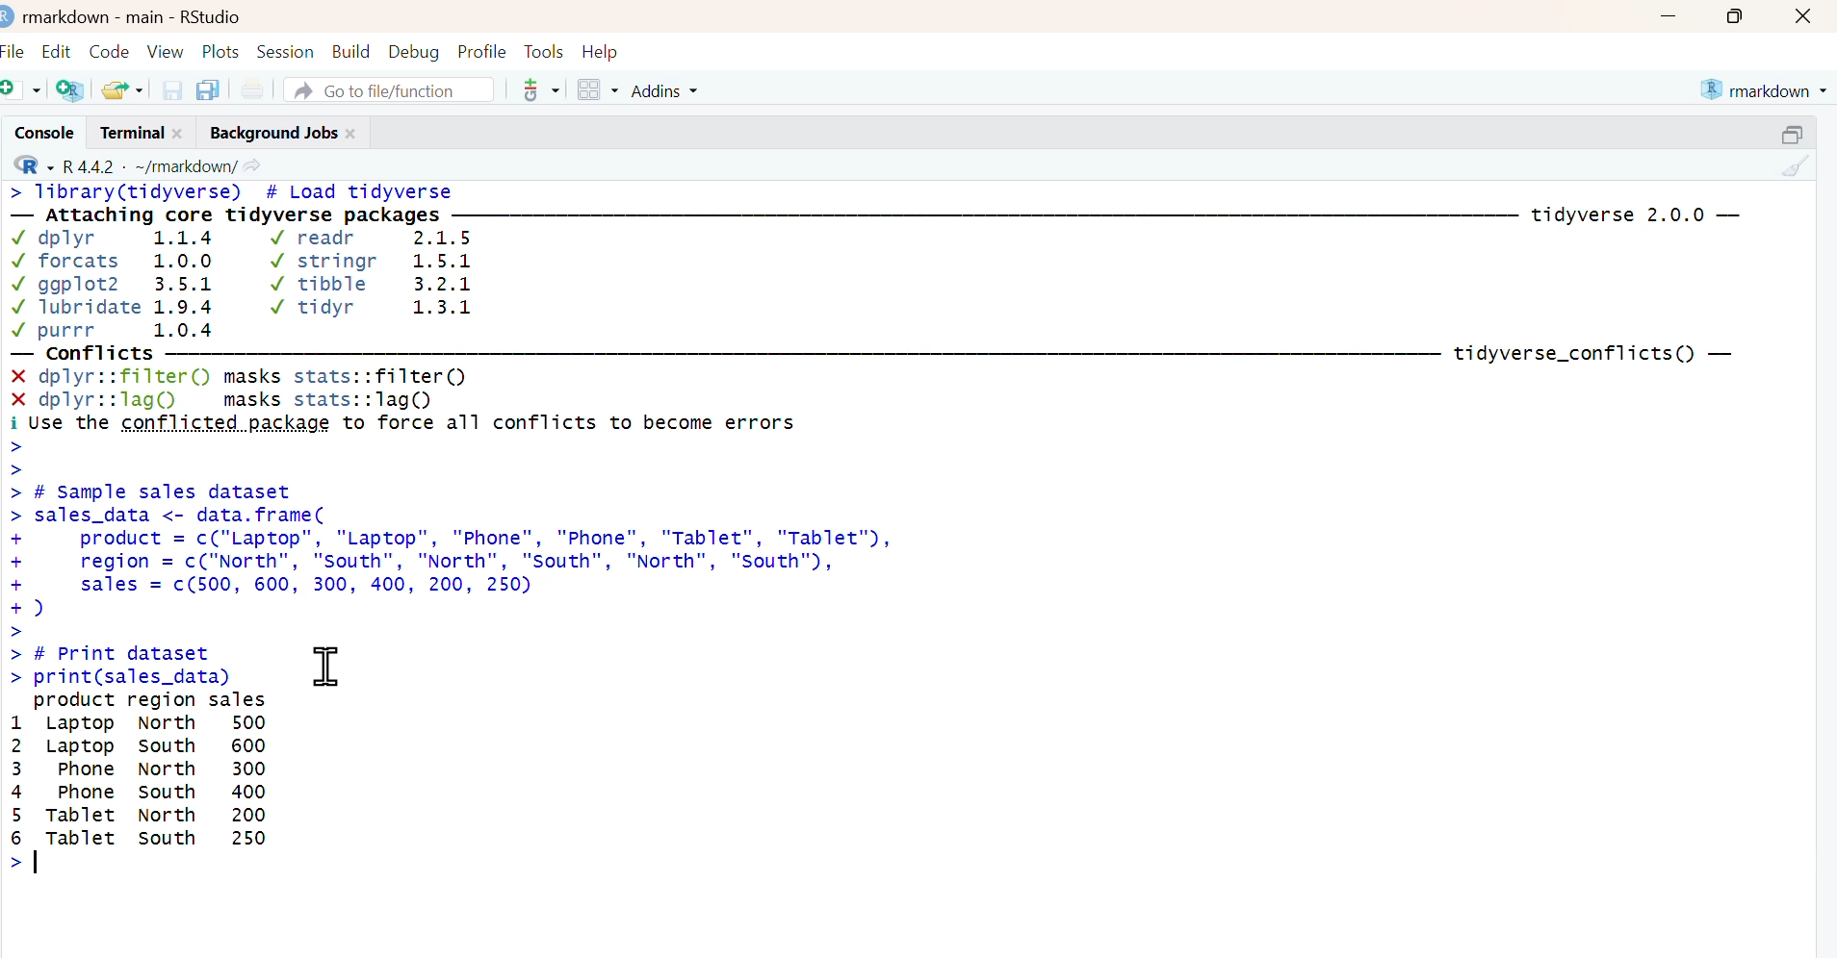  Describe the element at coordinates (173, 88) in the screenshot. I see `save` at that location.